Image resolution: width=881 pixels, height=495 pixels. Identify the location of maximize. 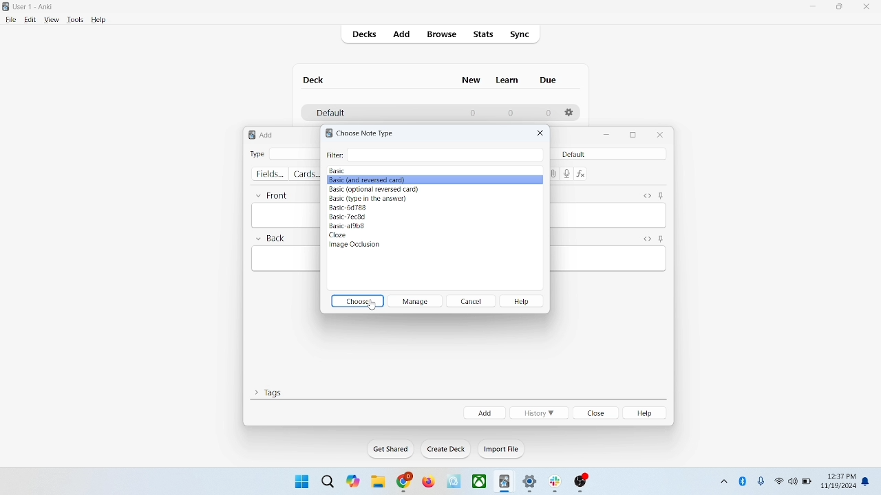
(840, 9).